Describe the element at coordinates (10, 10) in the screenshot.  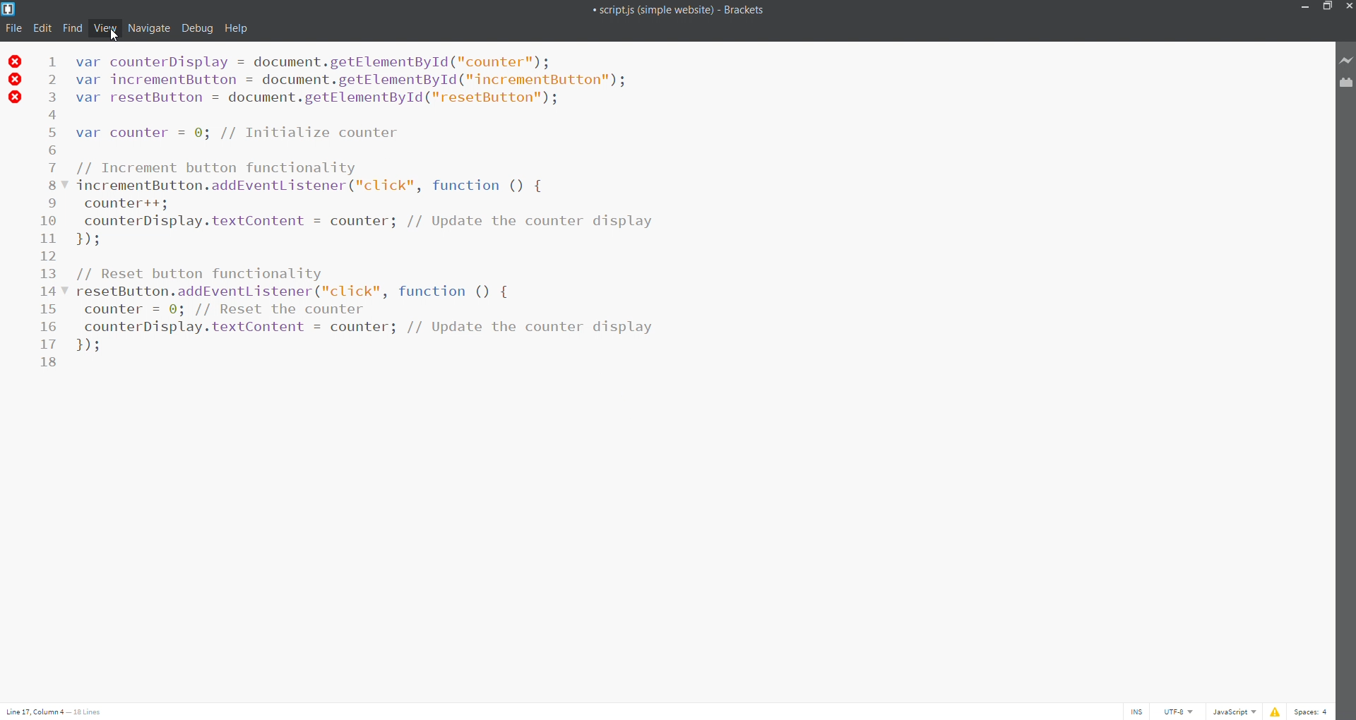
I see `brackets Logo` at that location.